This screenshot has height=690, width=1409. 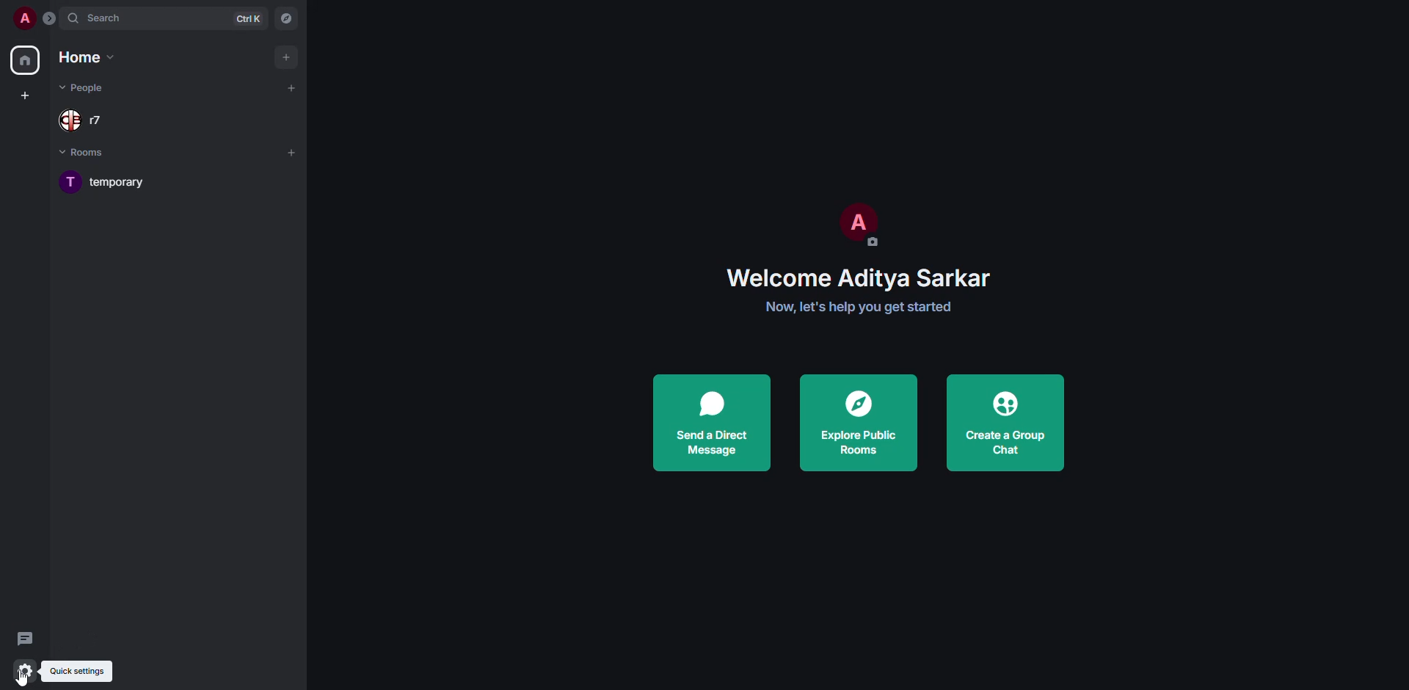 What do you see at coordinates (1005, 422) in the screenshot?
I see `create a group chat` at bounding box center [1005, 422].